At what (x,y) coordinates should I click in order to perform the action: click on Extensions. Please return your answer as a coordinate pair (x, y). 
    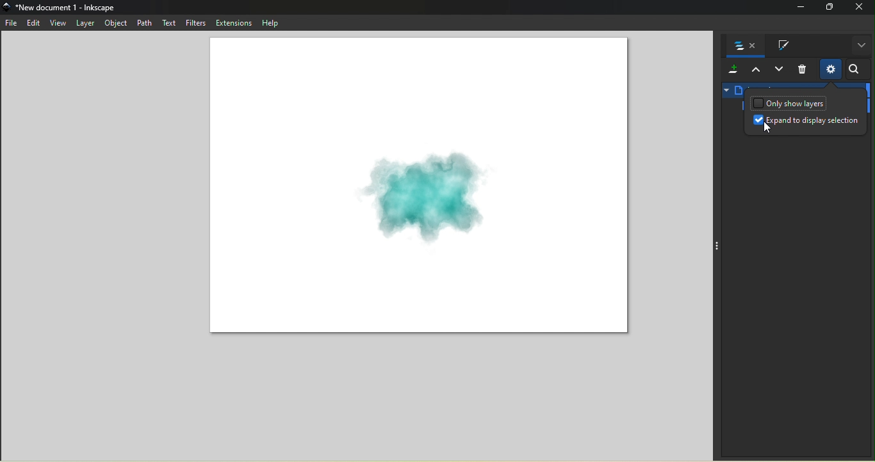
    Looking at the image, I should click on (233, 22).